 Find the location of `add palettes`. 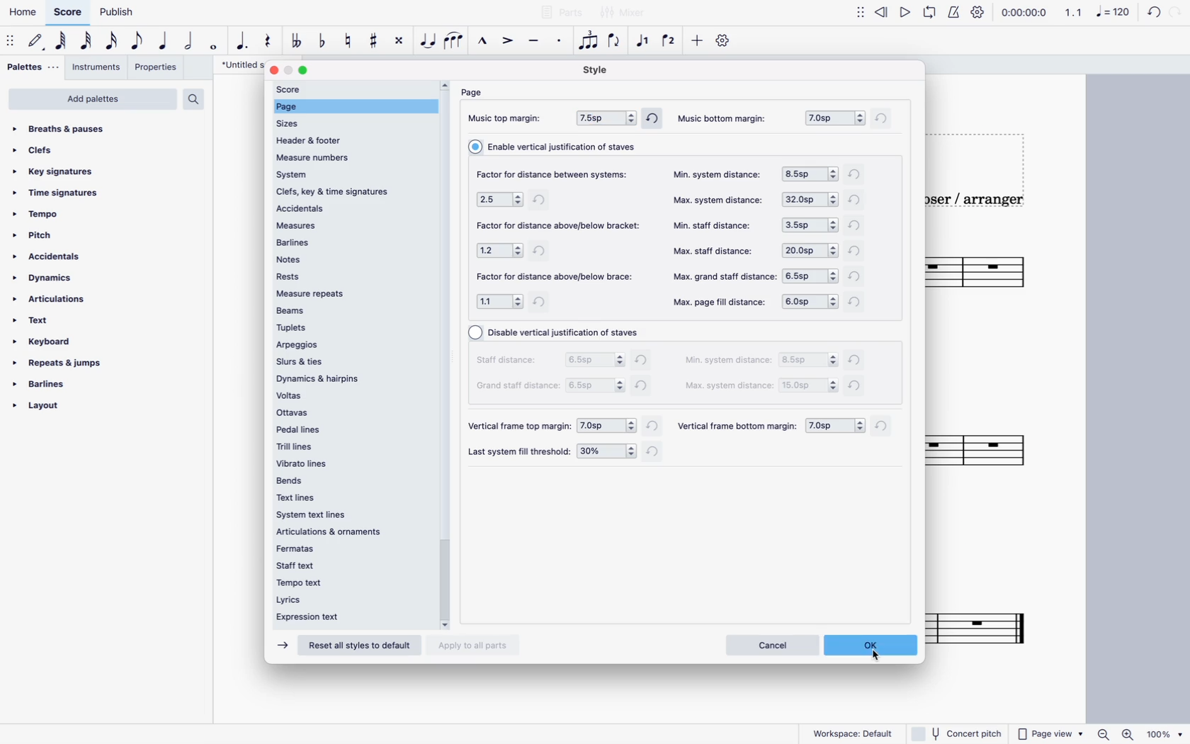

add palettes is located at coordinates (92, 99).